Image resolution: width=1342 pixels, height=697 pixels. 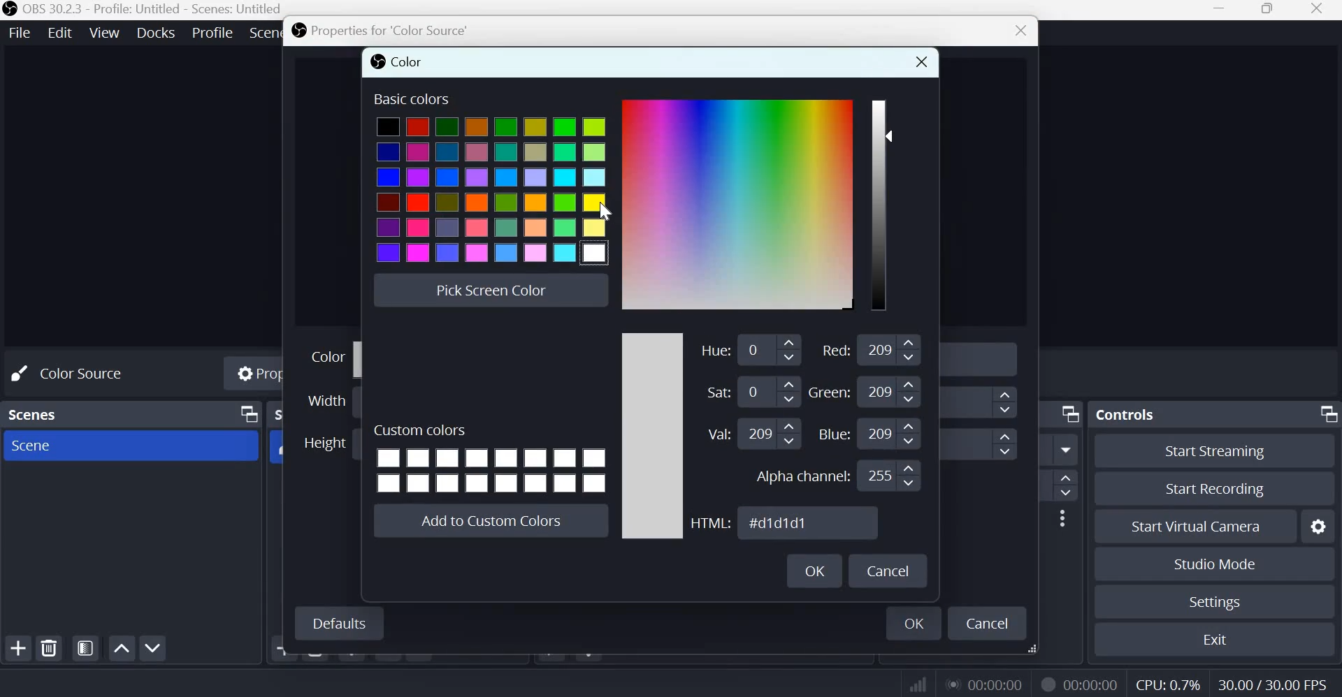 I want to click on Studio mode, so click(x=1213, y=564).